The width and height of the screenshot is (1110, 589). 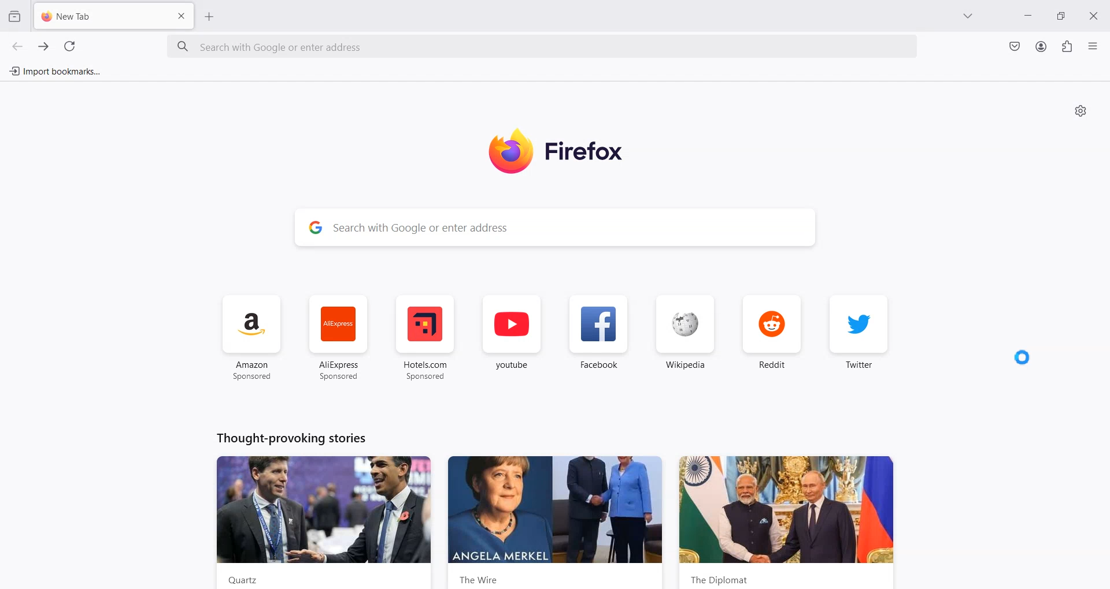 I want to click on New Tab, so click(x=97, y=17).